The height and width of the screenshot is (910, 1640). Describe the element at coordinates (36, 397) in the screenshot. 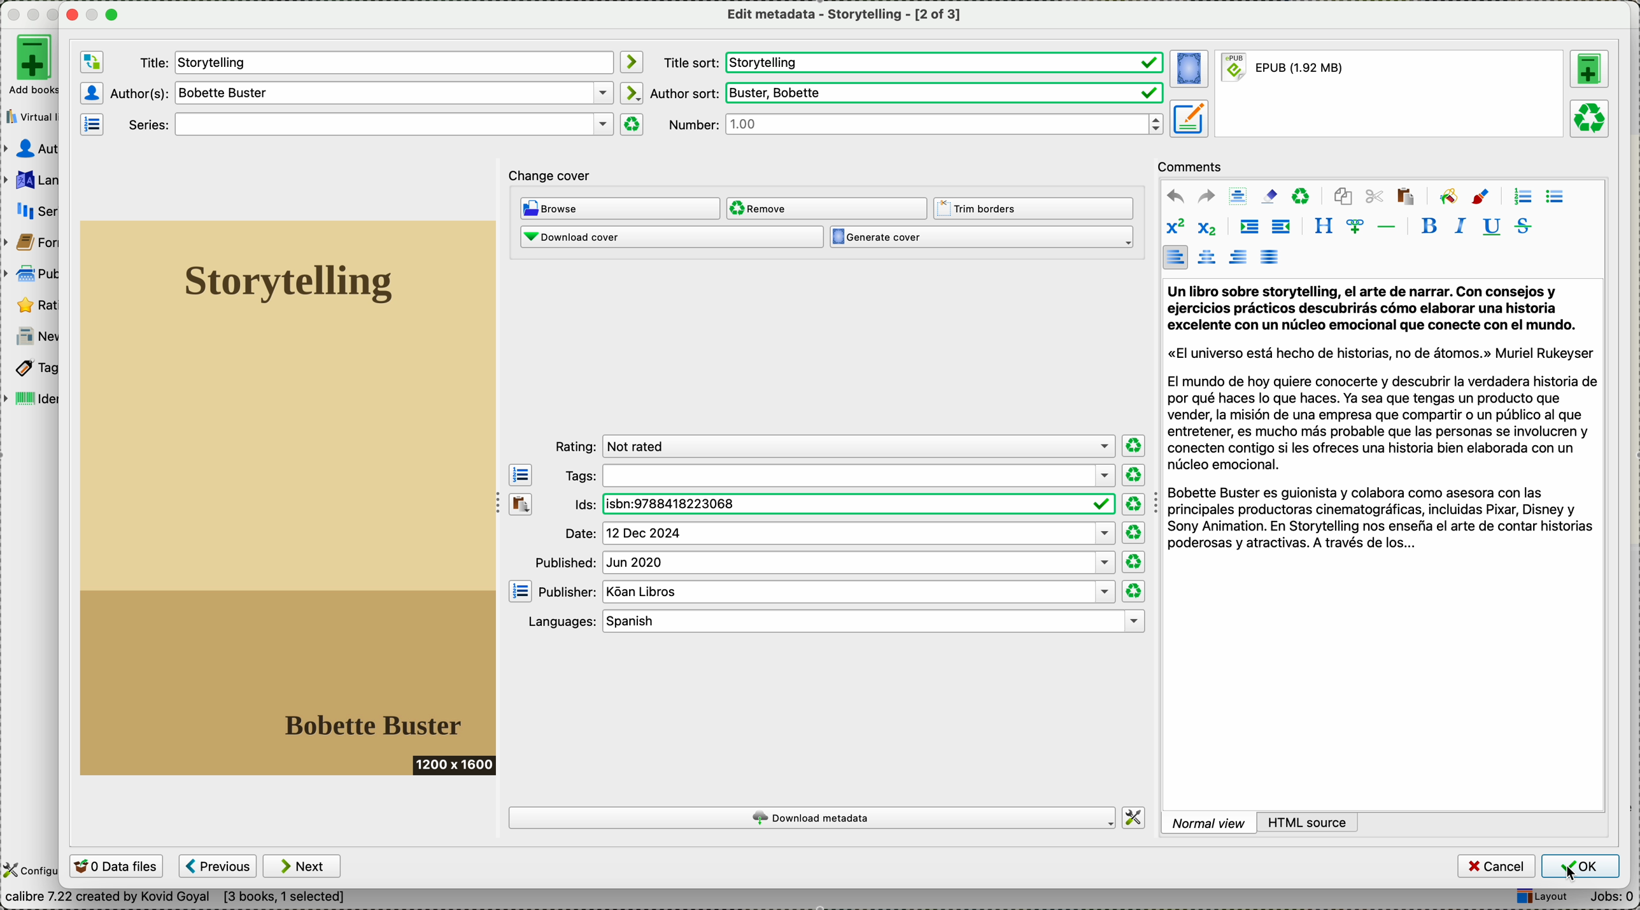

I see `identifiers` at that location.